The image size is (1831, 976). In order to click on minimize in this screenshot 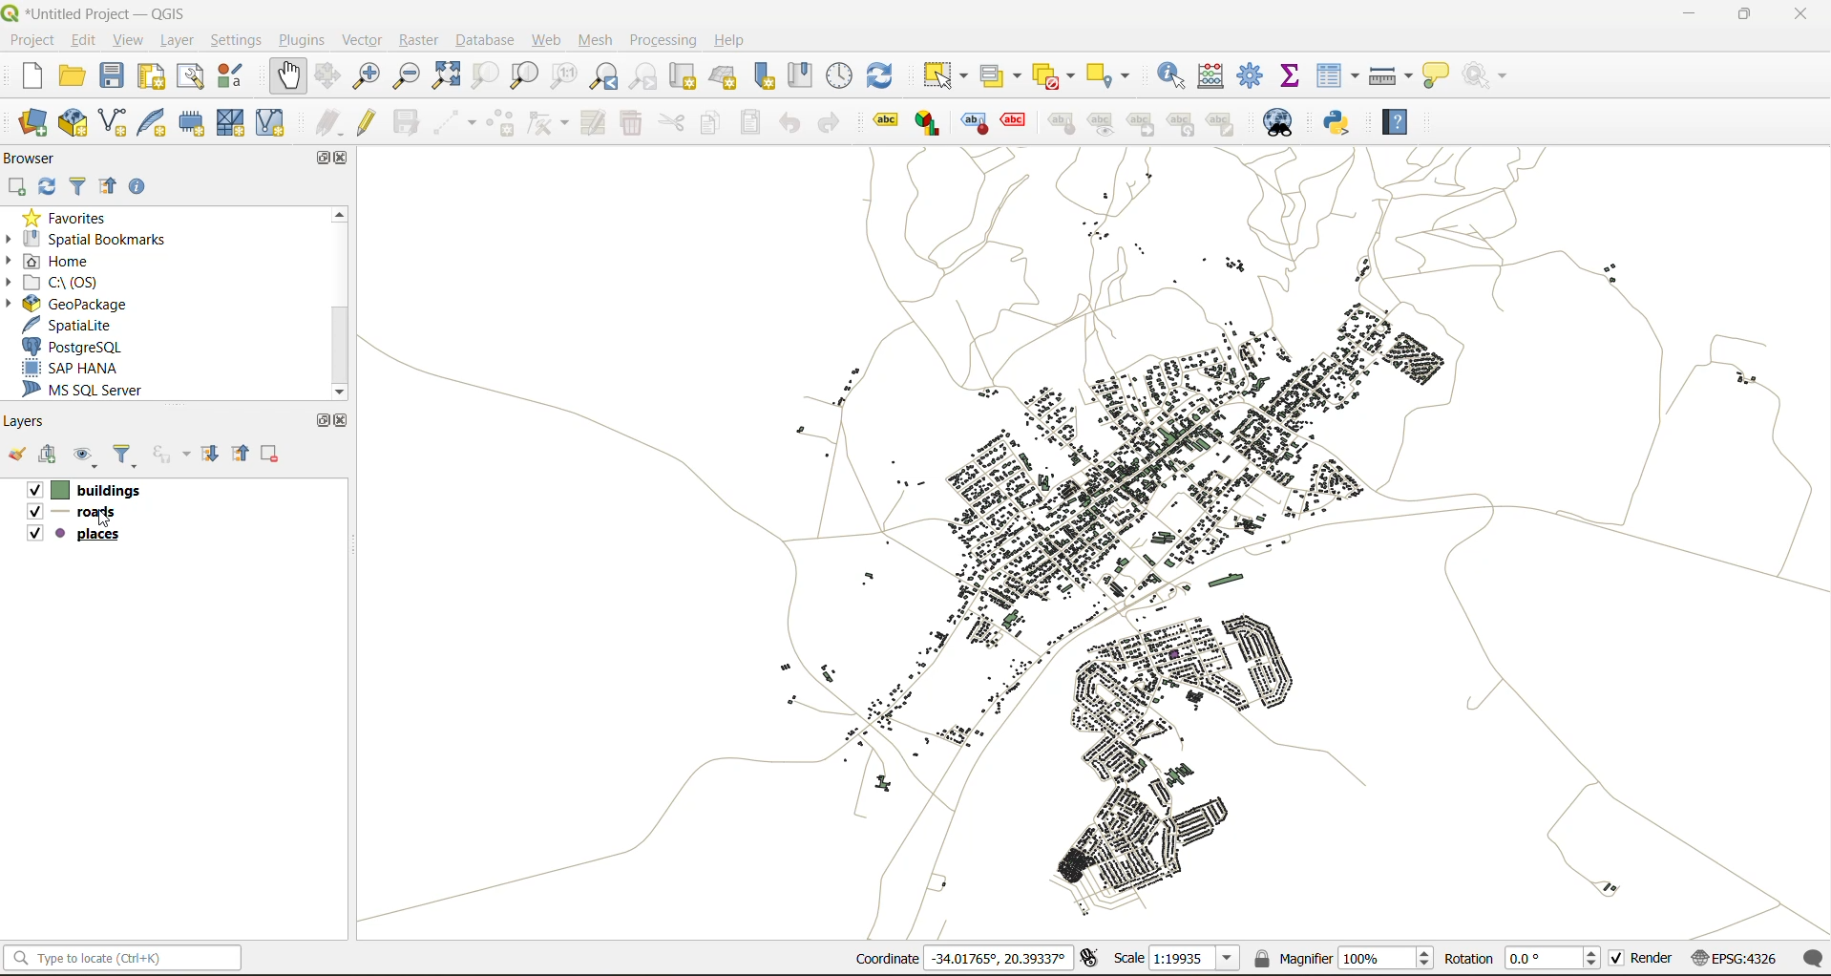, I will do `click(1688, 14)`.